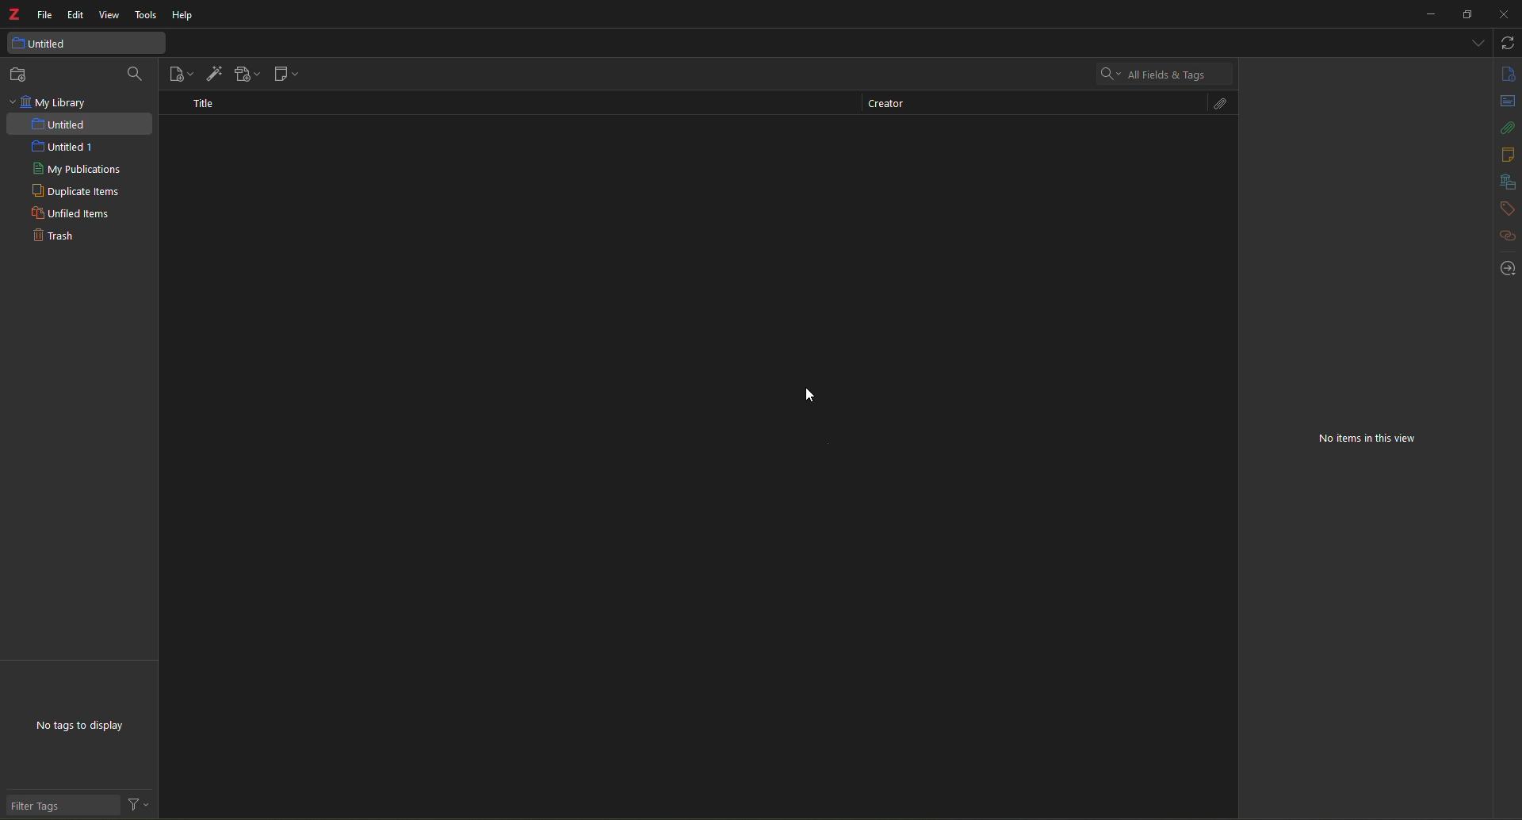 The height and width of the screenshot is (820, 1522). What do you see at coordinates (1510, 100) in the screenshot?
I see `abstract` at bounding box center [1510, 100].